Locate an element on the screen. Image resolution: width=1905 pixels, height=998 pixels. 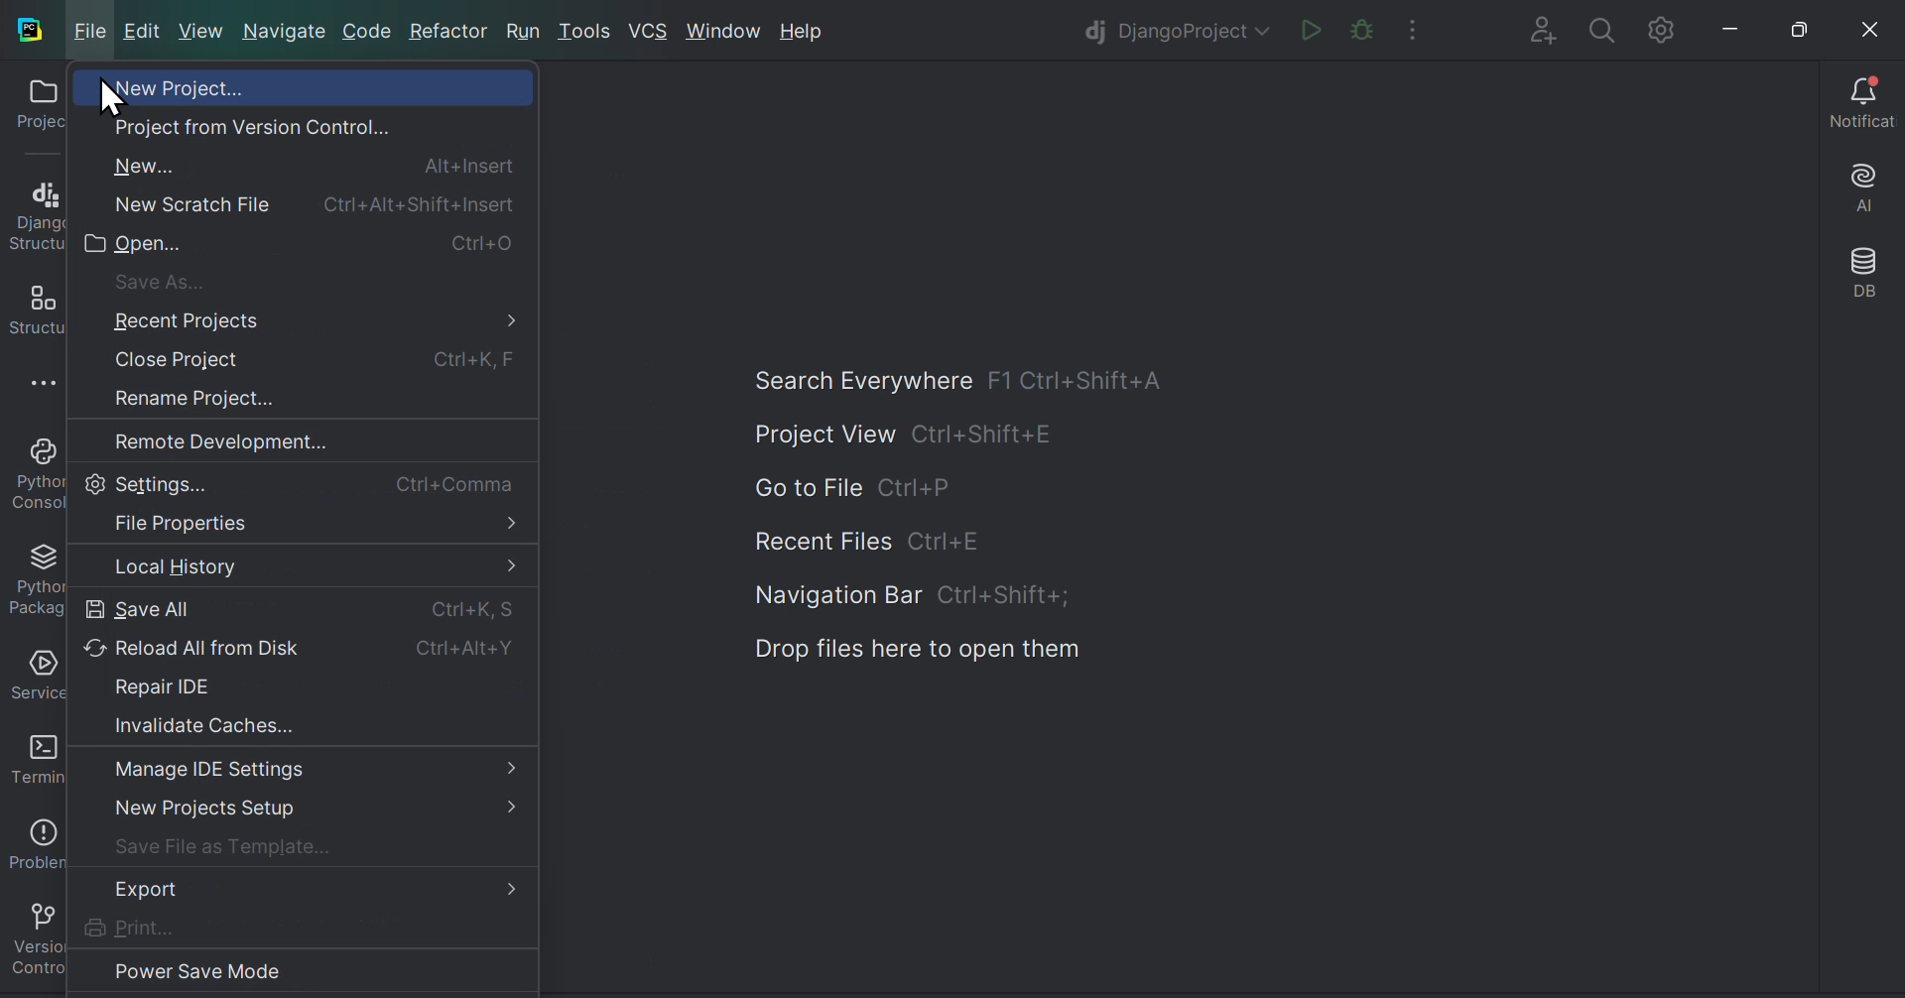
Local history is located at coordinates (313, 567).